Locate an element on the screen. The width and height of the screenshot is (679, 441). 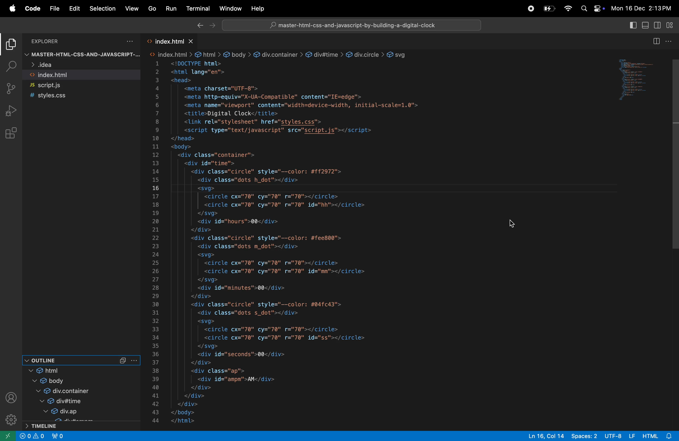
help is located at coordinates (259, 9).